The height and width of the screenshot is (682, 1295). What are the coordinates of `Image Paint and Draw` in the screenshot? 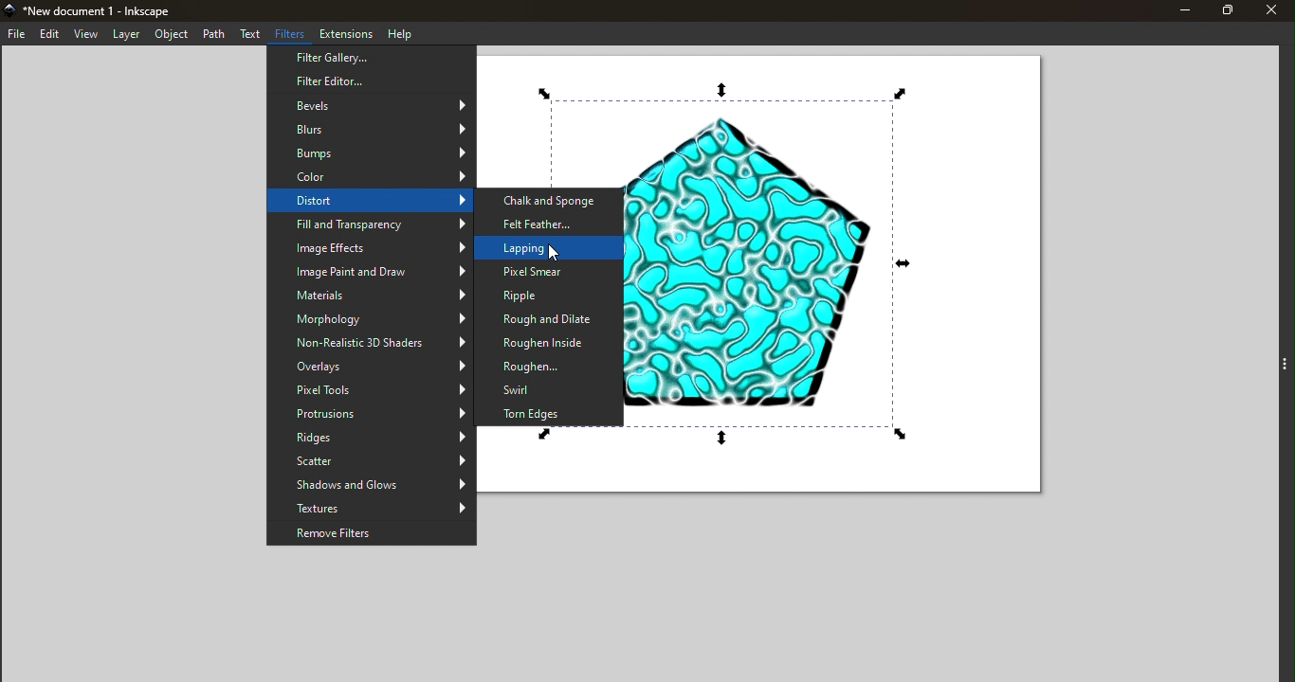 It's located at (372, 271).